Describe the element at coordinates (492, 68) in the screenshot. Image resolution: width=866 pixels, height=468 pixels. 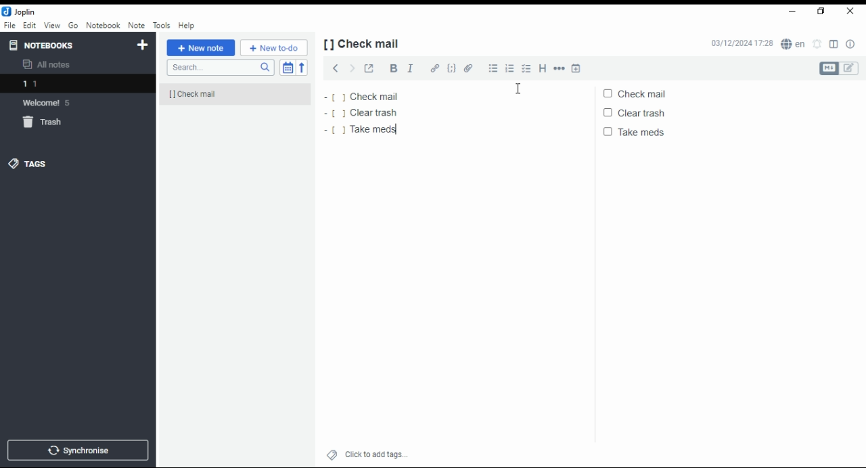
I see `bulleted list` at that location.